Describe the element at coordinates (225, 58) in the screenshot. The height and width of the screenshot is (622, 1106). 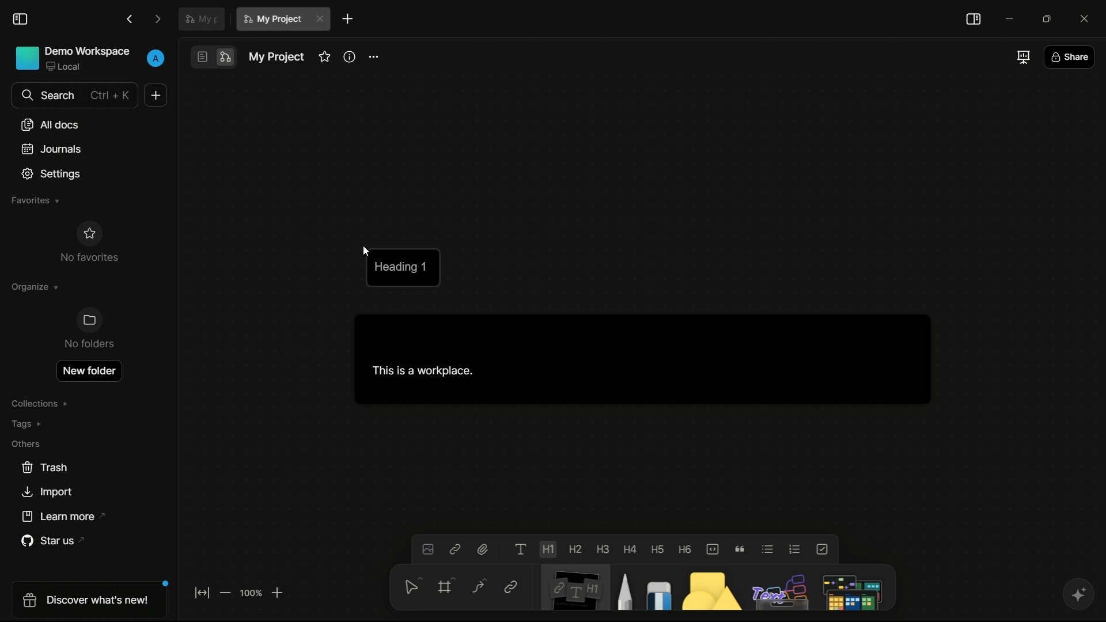
I see `edgeless mode` at that location.